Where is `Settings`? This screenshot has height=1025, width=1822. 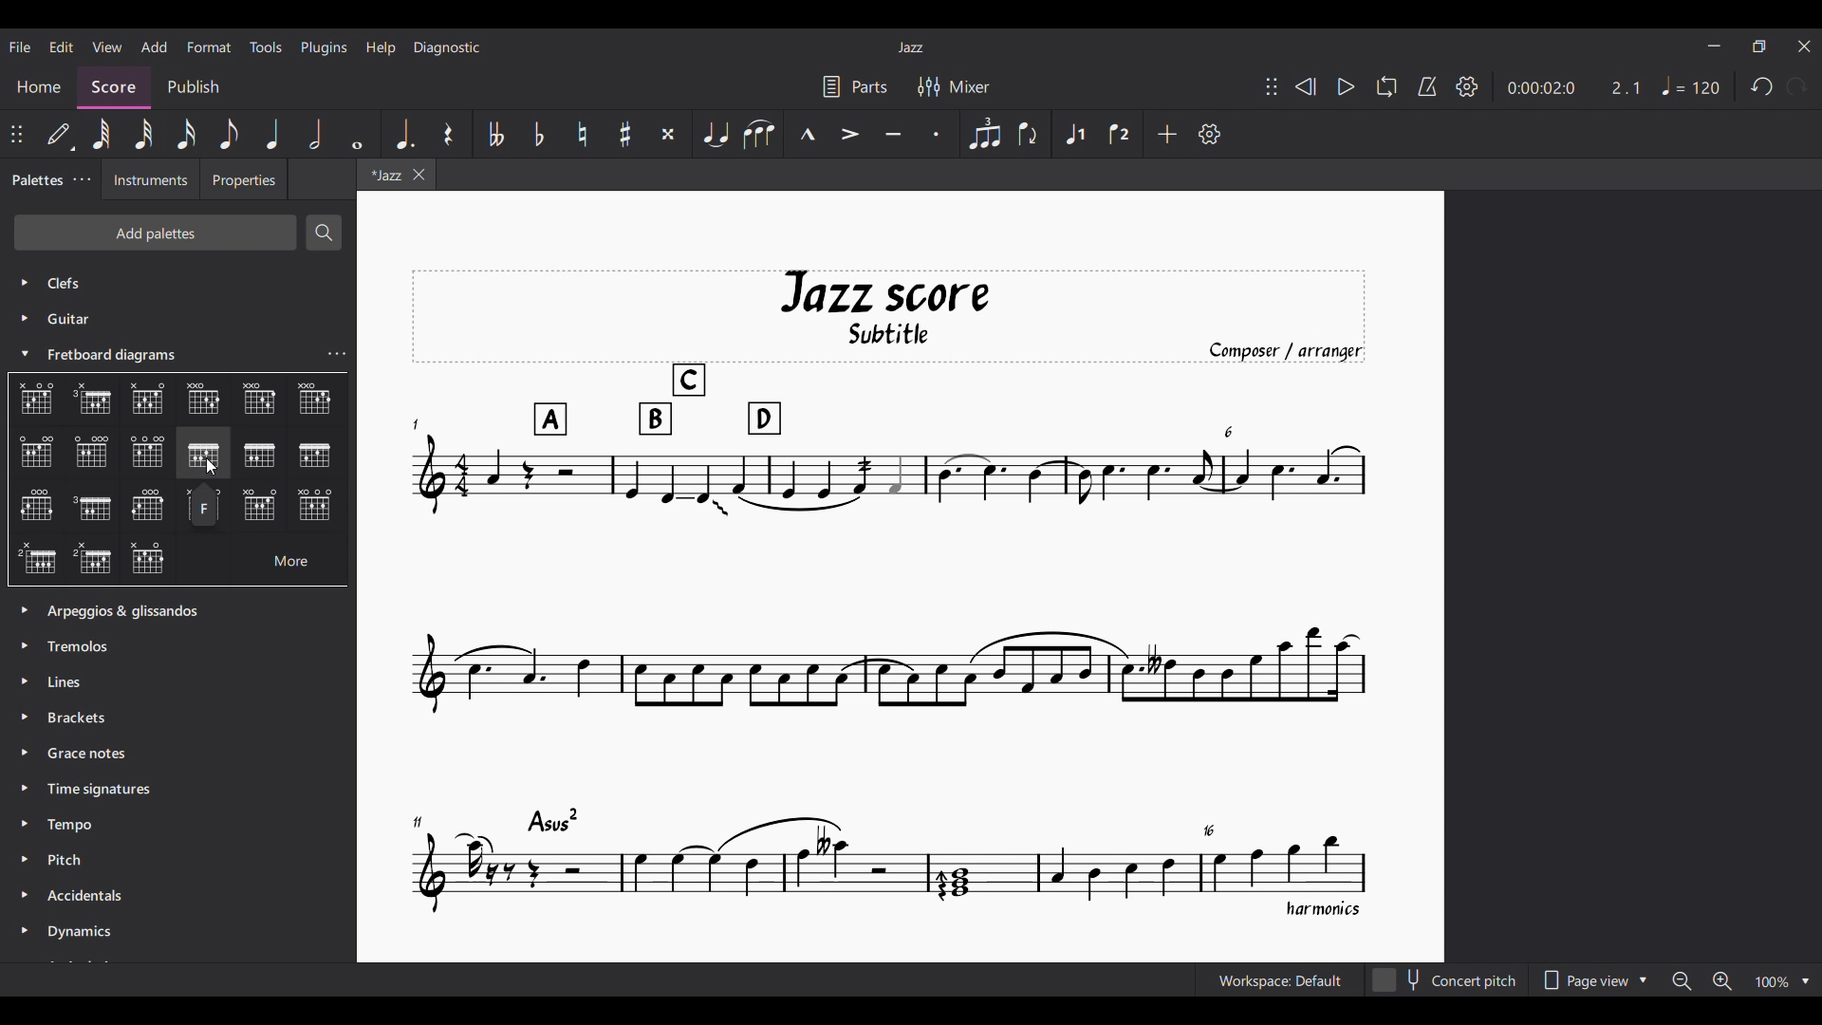 Settings is located at coordinates (1467, 87).